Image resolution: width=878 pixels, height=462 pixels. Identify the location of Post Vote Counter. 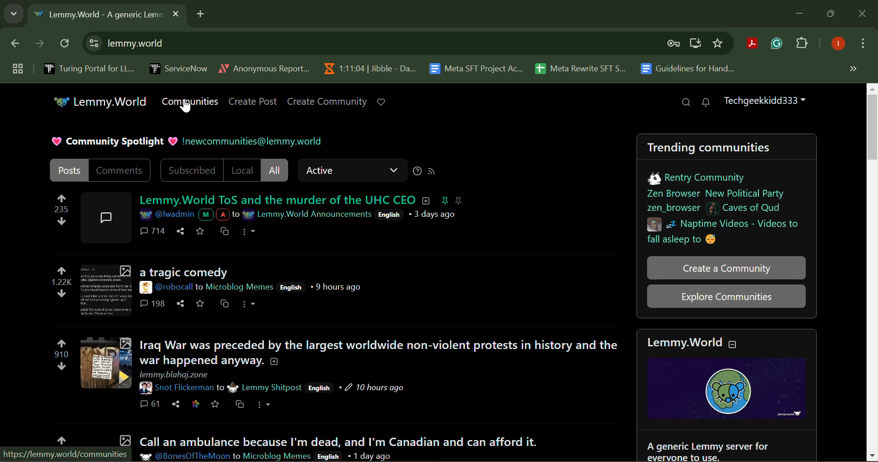
(61, 355).